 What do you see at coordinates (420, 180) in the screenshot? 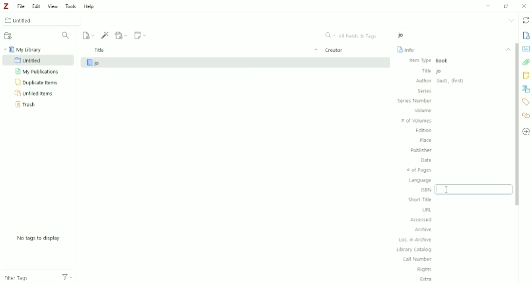
I see `Language` at bounding box center [420, 180].